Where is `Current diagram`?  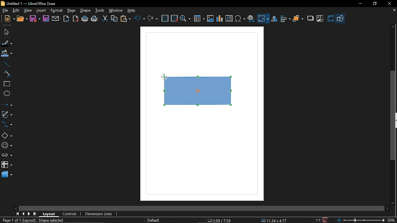
Current diagram is located at coordinates (200, 92).